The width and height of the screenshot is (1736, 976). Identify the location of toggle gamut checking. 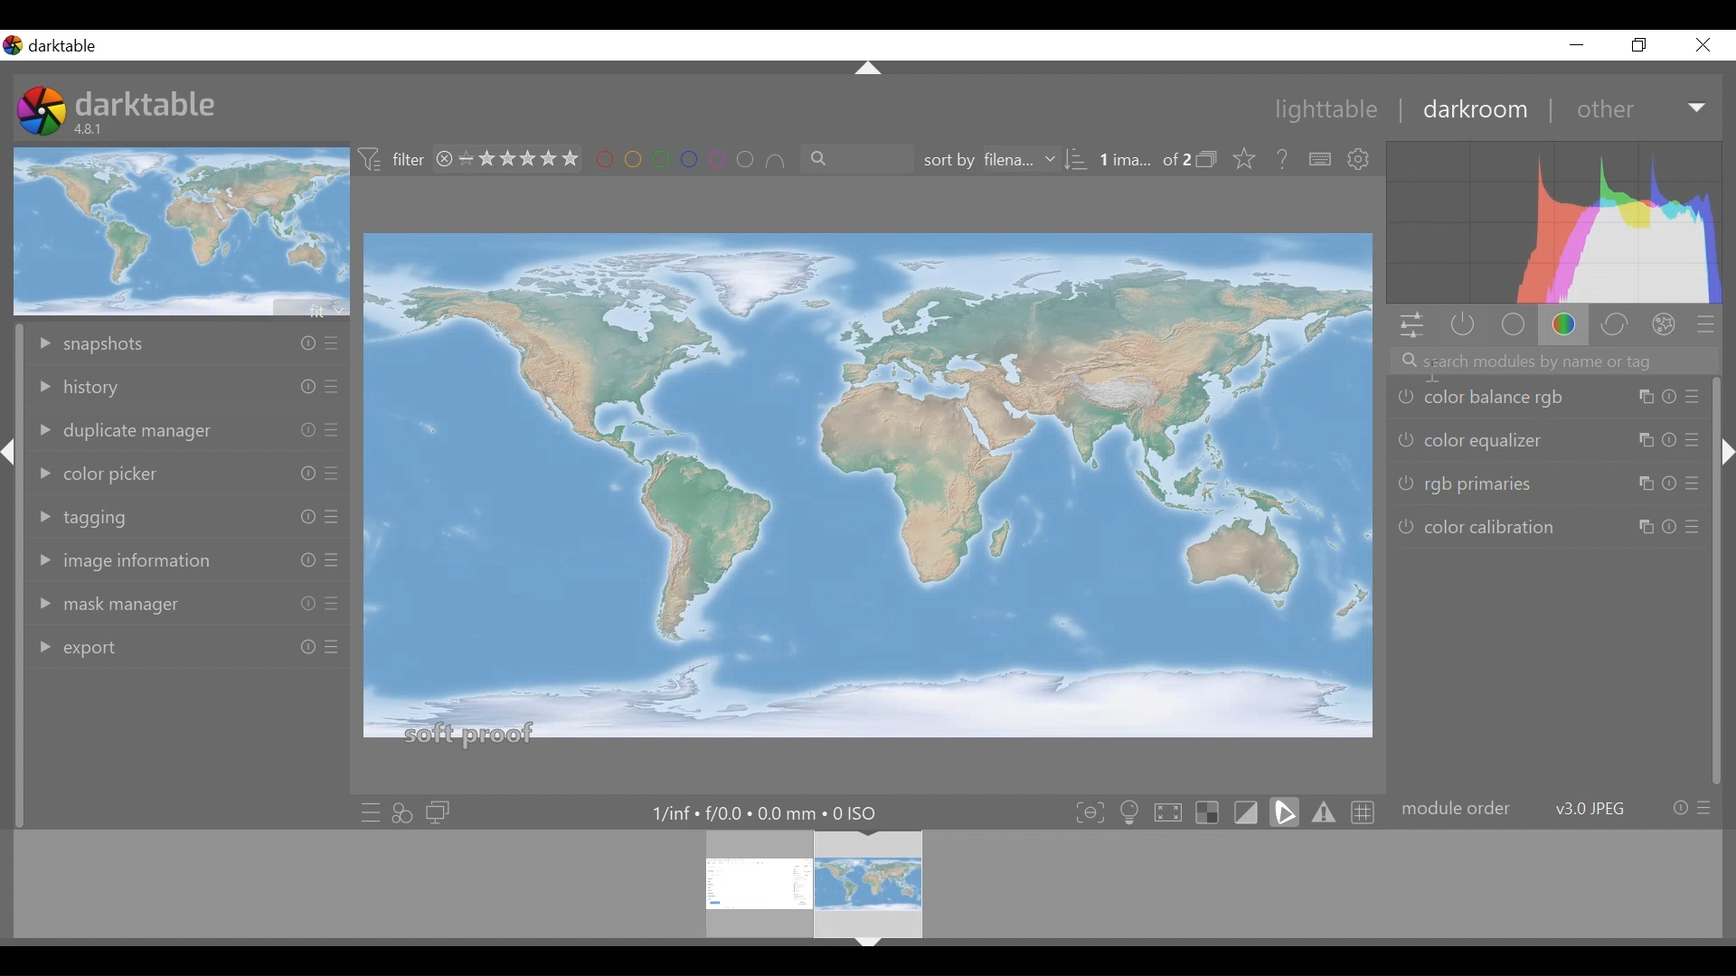
(1325, 812).